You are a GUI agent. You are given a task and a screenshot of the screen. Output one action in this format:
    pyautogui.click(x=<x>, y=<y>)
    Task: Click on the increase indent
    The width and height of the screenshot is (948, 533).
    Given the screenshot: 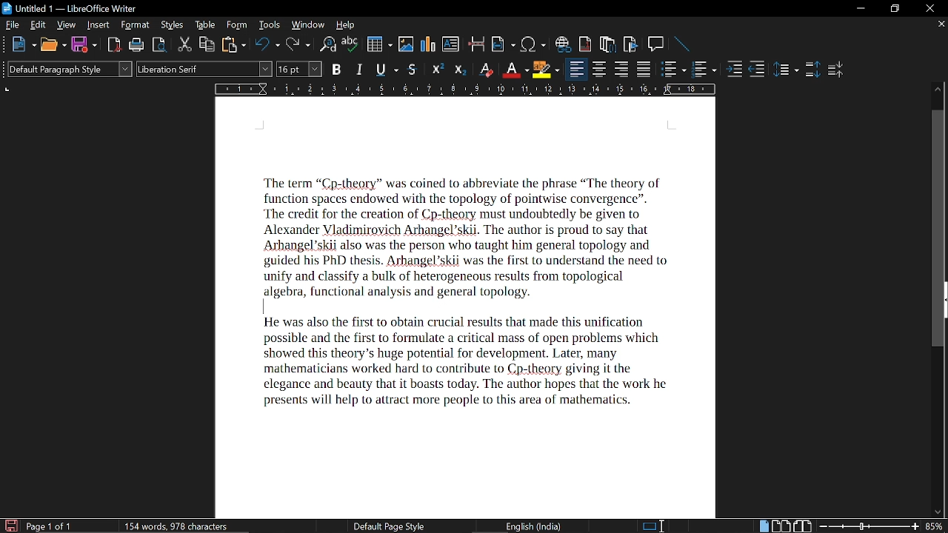 What is the action you would take?
    pyautogui.click(x=736, y=68)
    